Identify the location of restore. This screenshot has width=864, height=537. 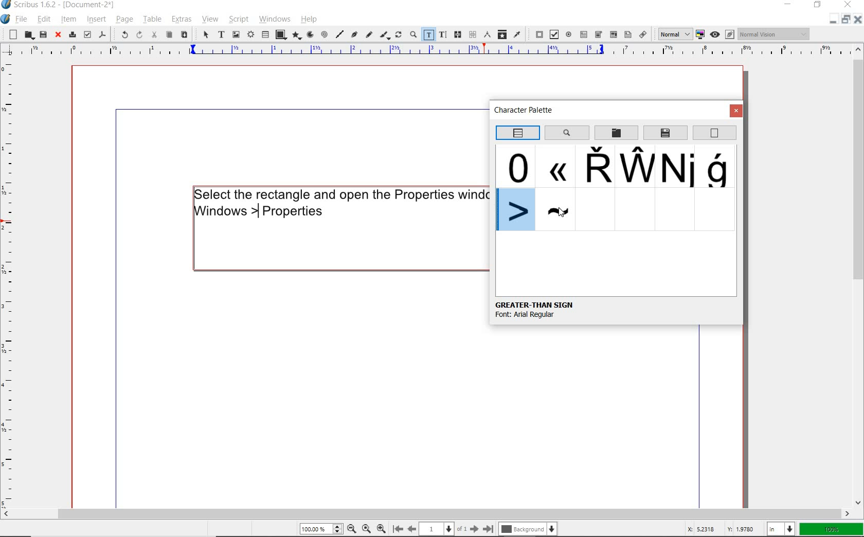
(818, 6).